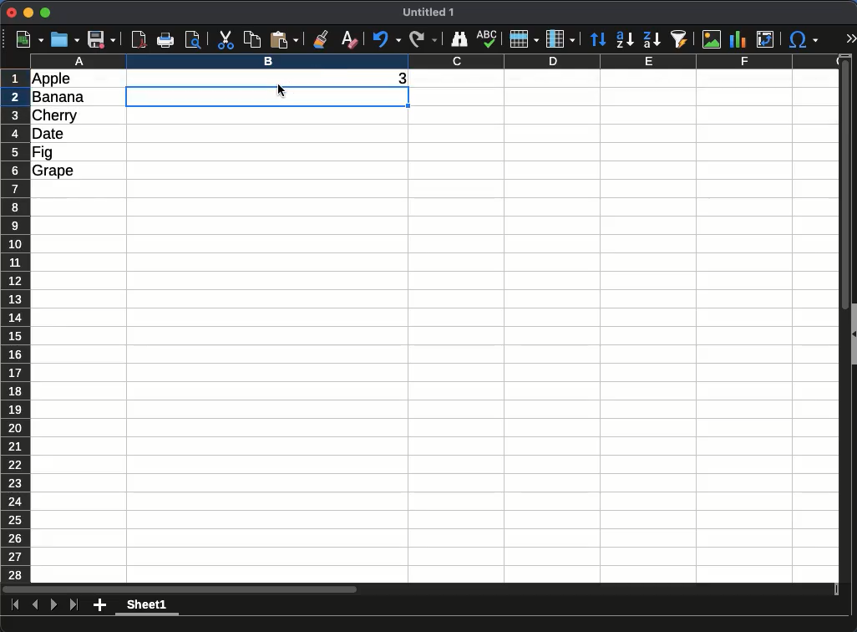 This screenshot has width=857, height=632. I want to click on banana, so click(58, 97).